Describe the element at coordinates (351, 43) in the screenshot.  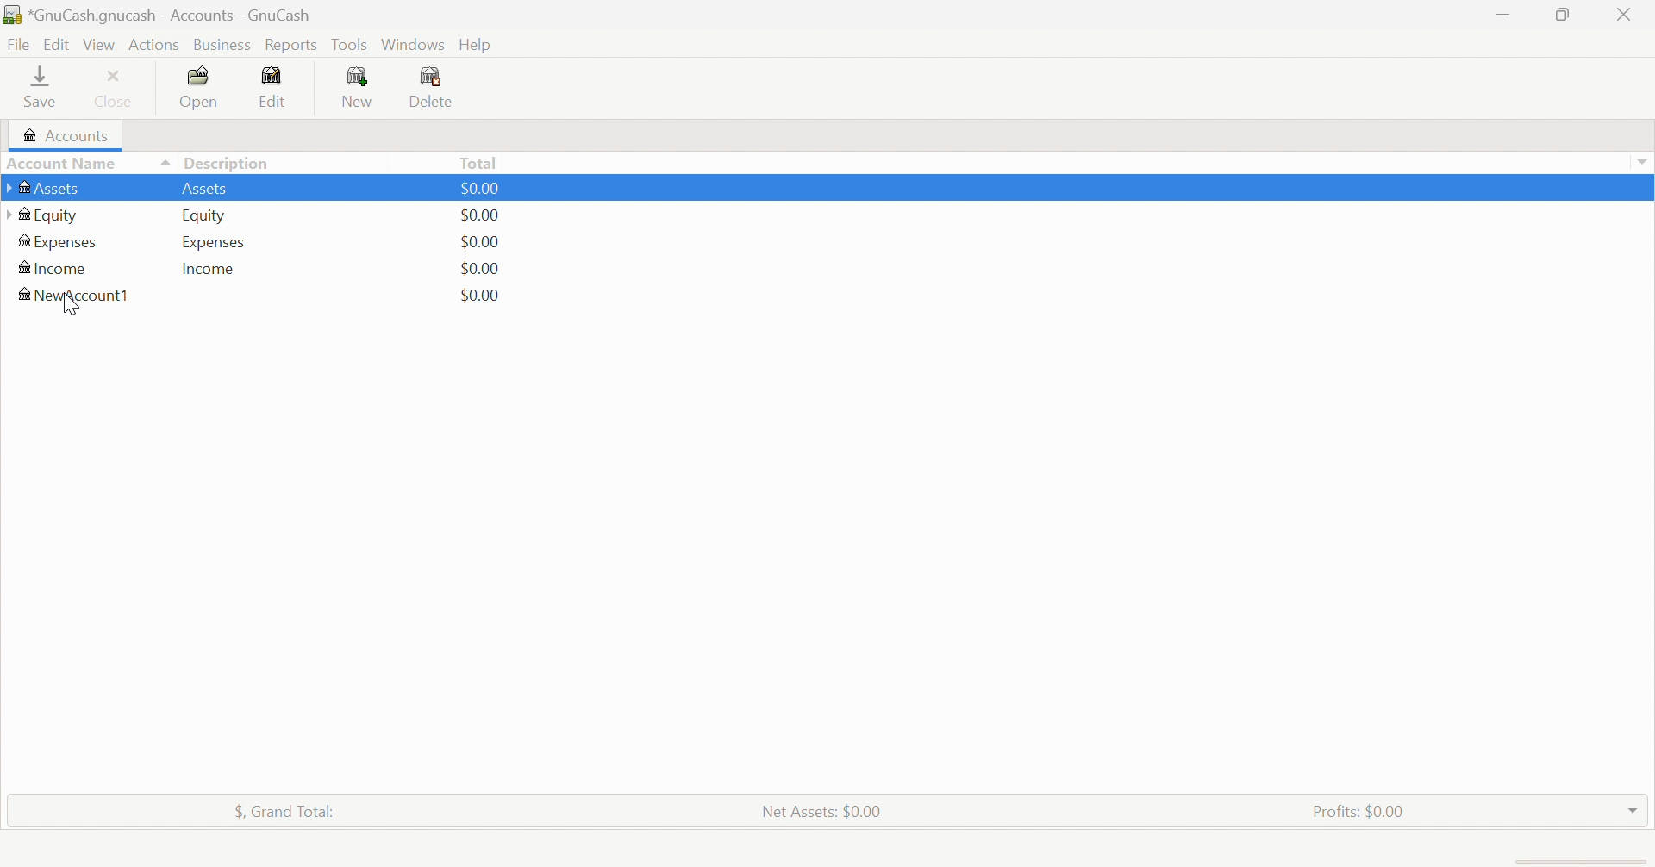
I see `Tools` at that location.